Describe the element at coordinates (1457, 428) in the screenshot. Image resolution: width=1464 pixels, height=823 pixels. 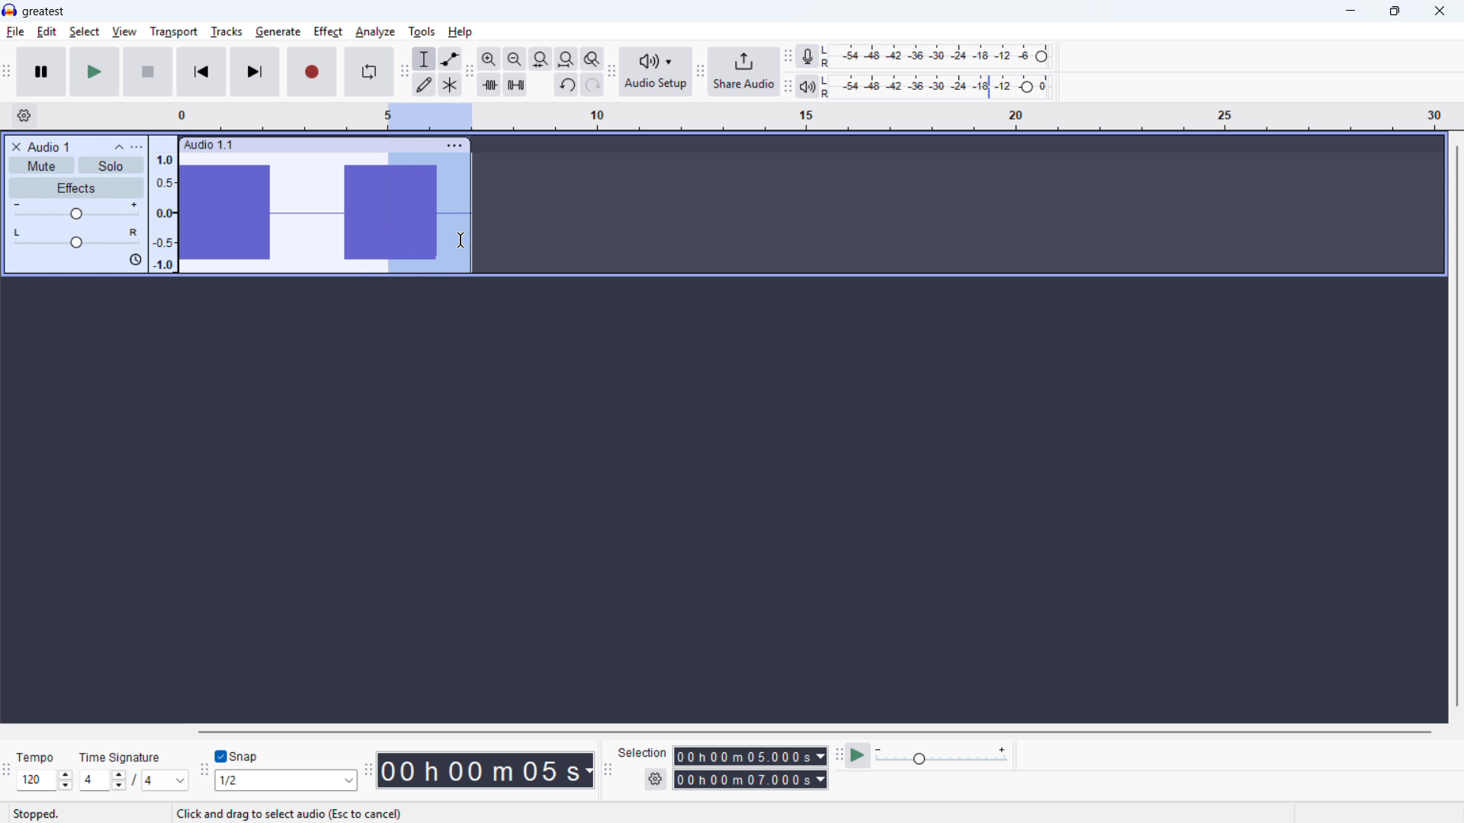
I see `Vertical scroll bar ` at that location.